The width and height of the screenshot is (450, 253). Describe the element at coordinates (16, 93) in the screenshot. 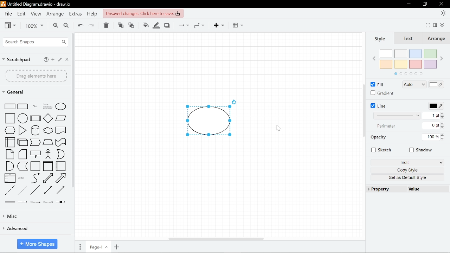

I see `General ` at that location.